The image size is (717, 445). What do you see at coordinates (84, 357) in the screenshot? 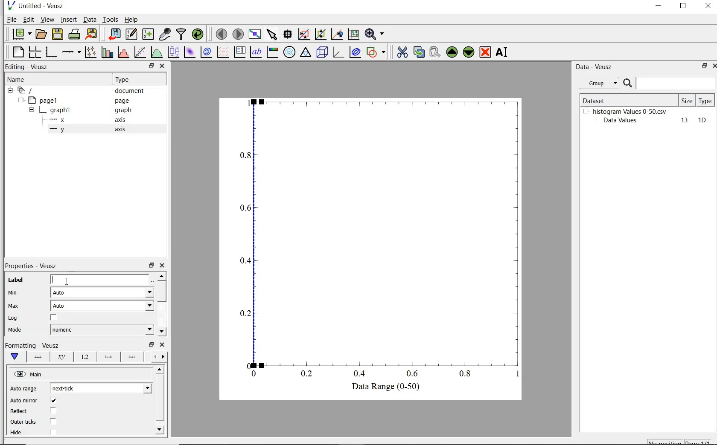
I see `tick label` at bounding box center [84, 357].